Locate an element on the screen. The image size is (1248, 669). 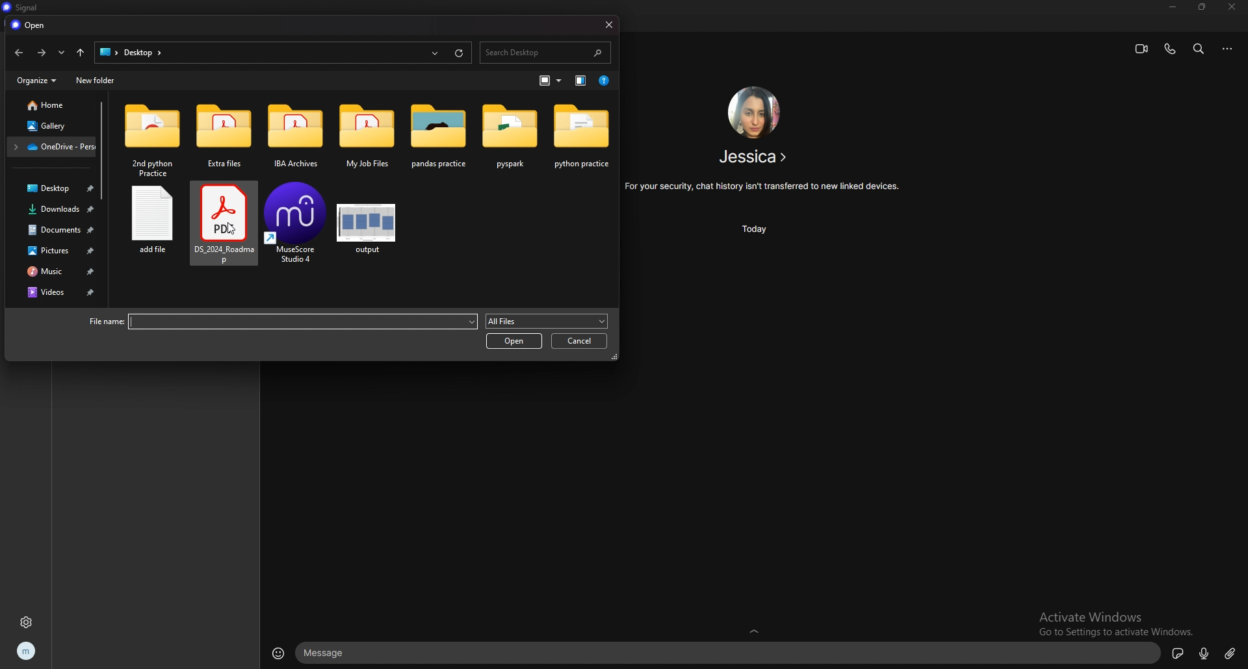
sticker is located at coordinates (1178, 652).